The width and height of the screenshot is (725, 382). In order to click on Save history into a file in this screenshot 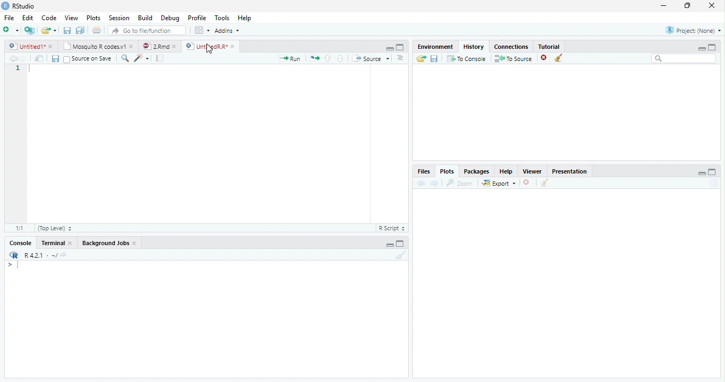, I will do `click(434, 58)`.